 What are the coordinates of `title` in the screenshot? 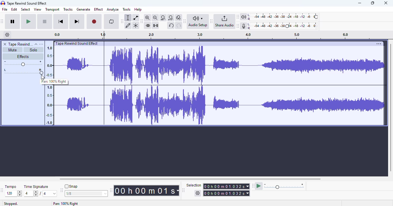 It's located at (27, 3).